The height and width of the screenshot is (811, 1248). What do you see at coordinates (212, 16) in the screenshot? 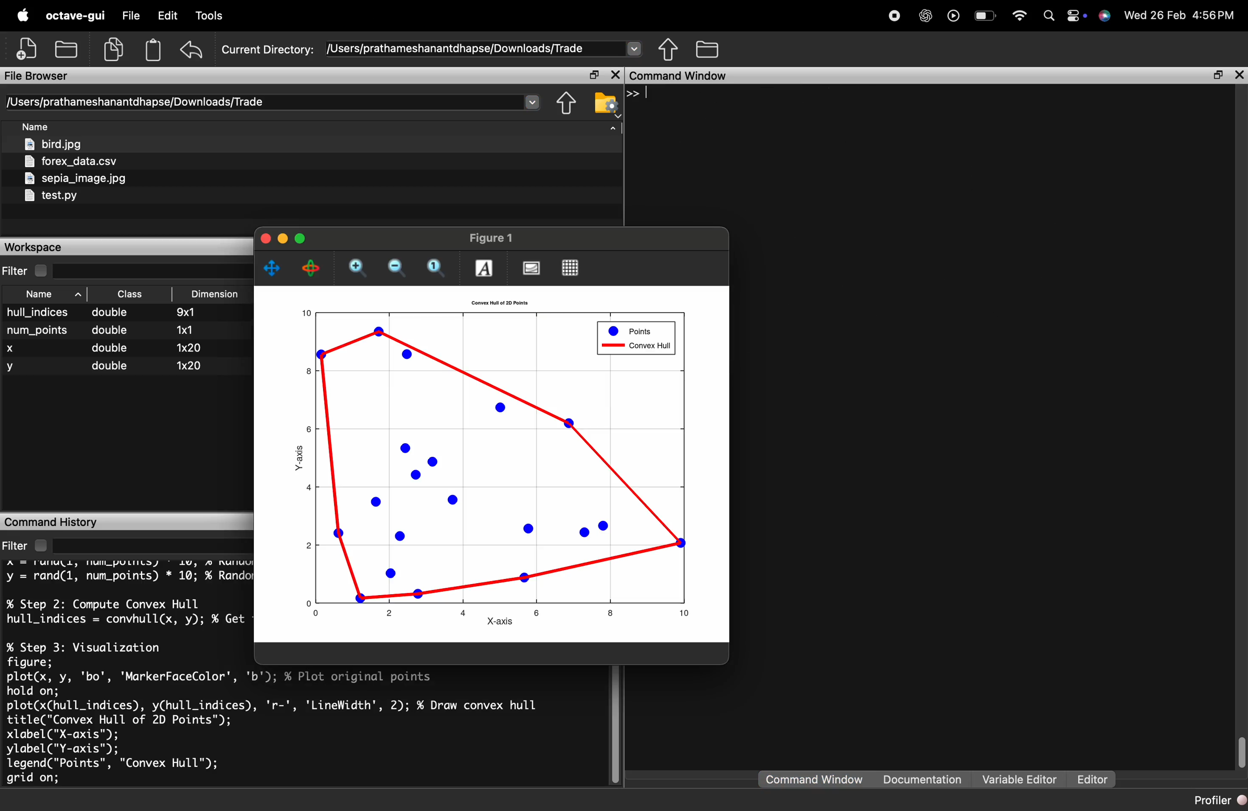
I see `Debug` at bounding box center [212, 16].